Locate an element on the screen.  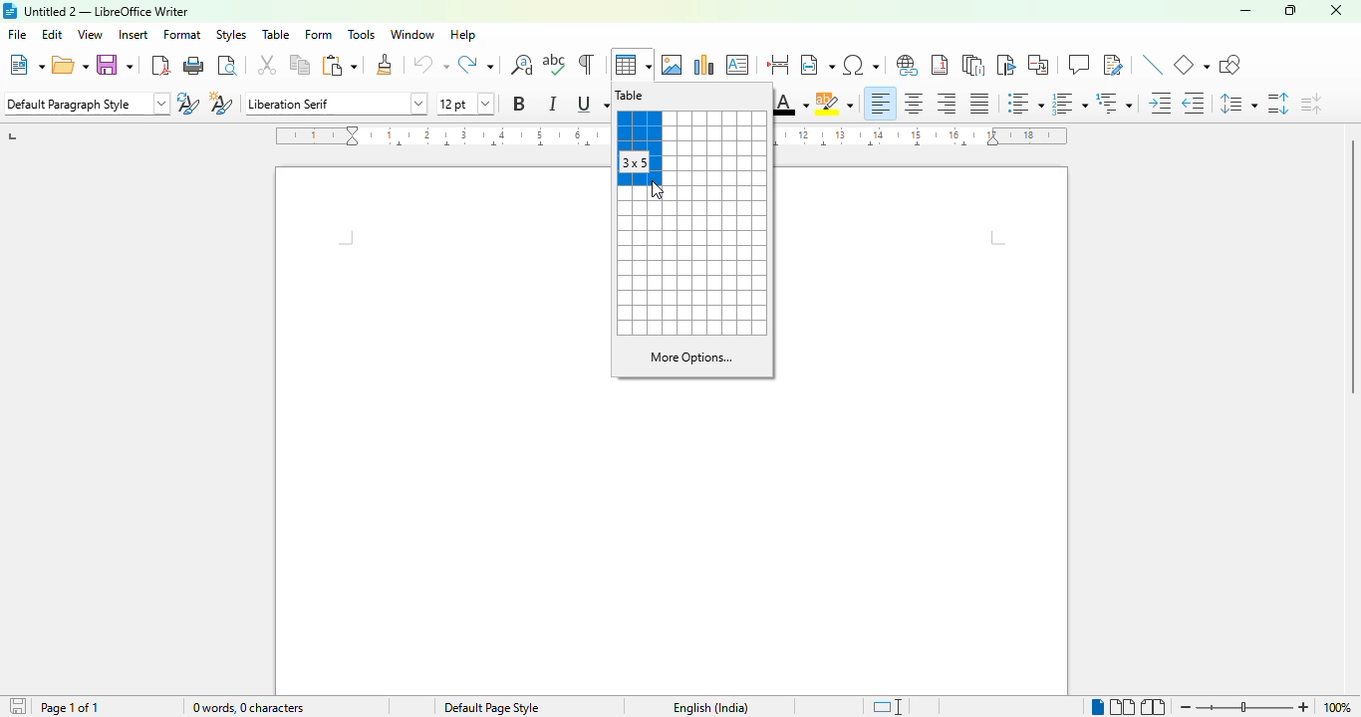
find and replace is located at coordinates (522, 64).